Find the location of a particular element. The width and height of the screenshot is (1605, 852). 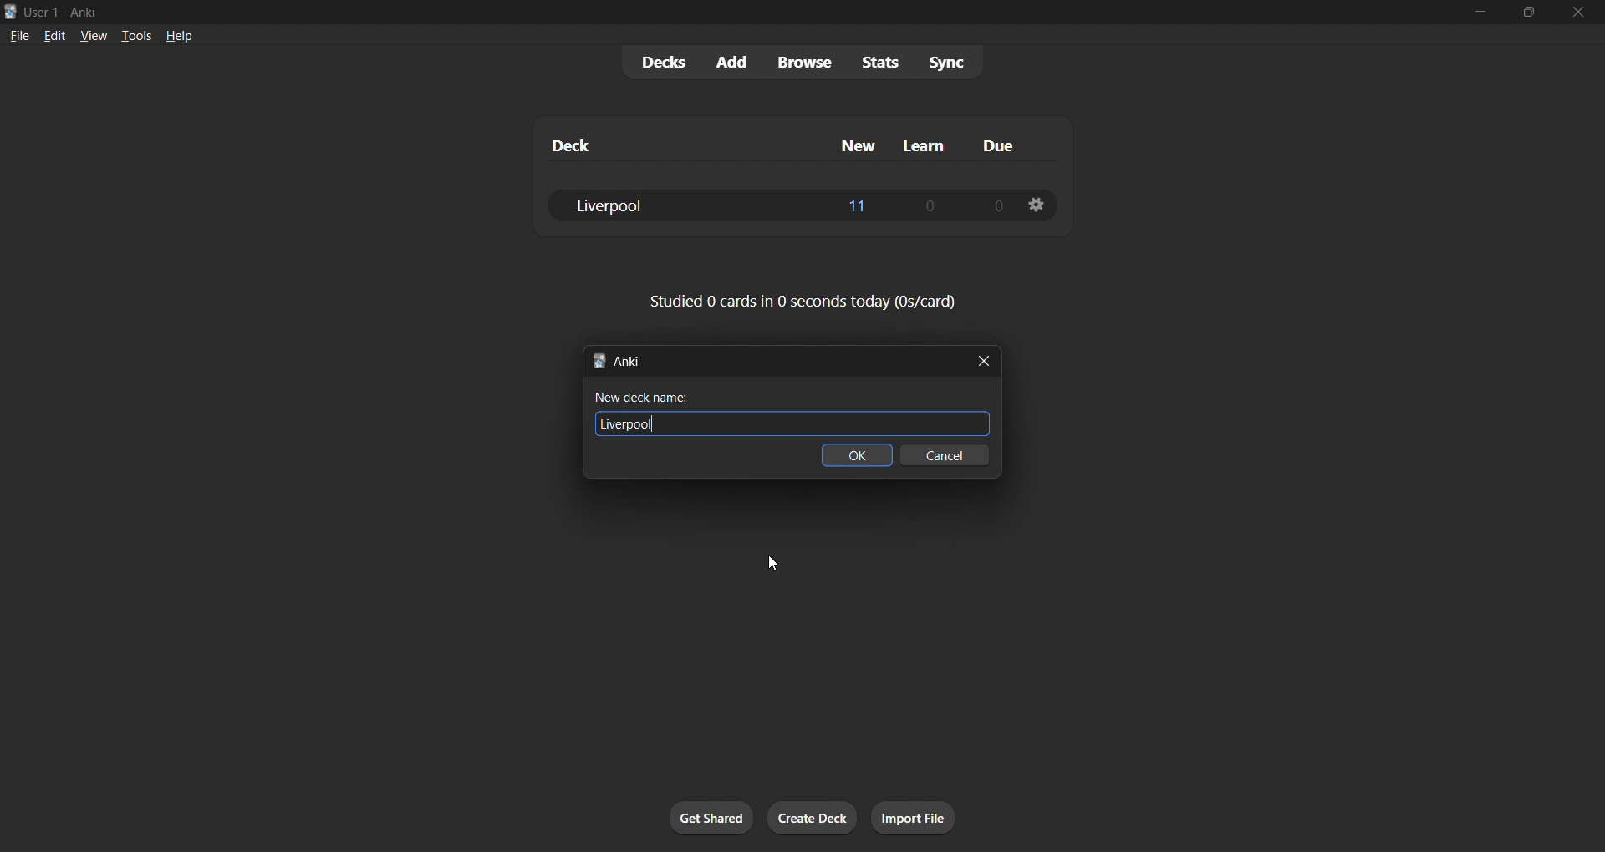

 is located at coordinates (946, 59).